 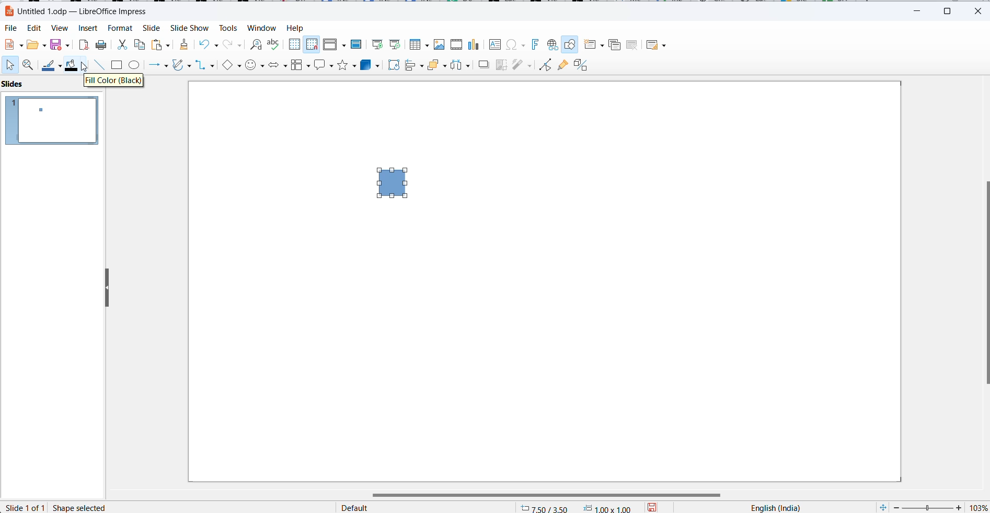 I want to click on Format, so click(x=120, y=29).